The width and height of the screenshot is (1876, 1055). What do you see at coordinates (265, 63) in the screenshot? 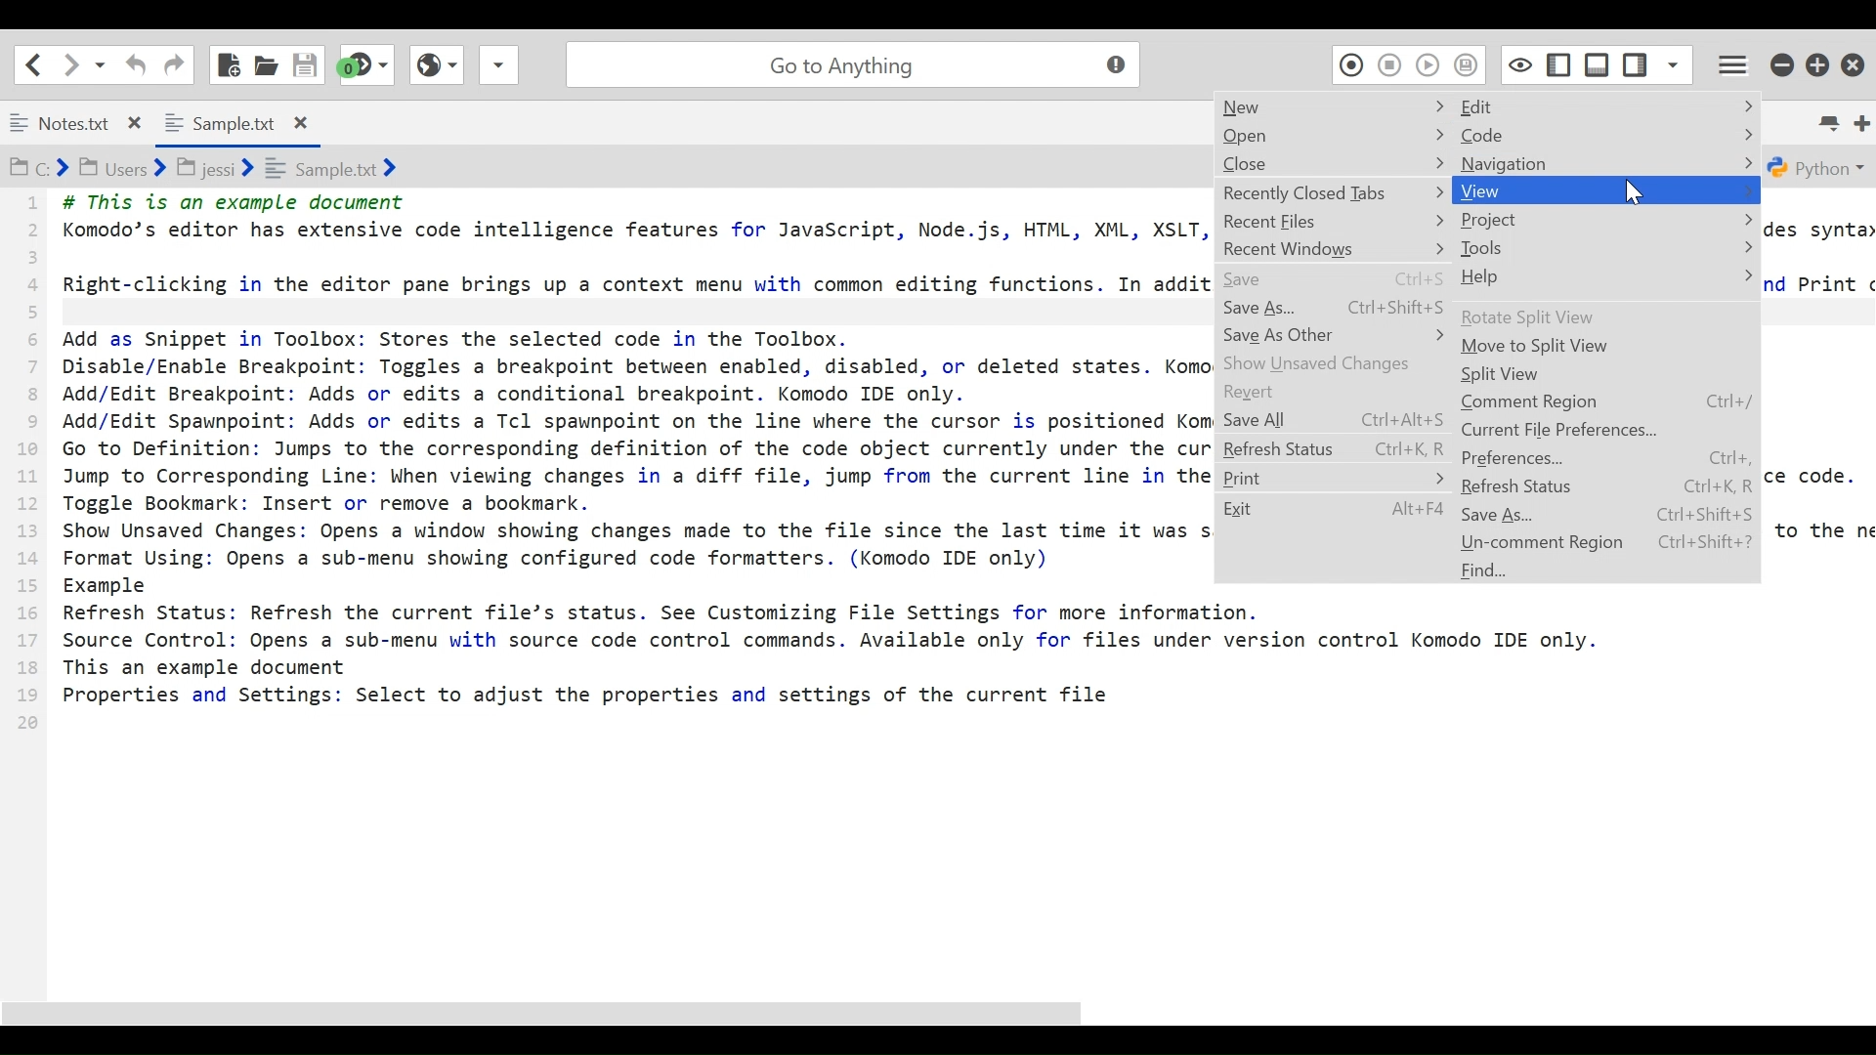
I see `Open File` at bounding box center [265, 63].